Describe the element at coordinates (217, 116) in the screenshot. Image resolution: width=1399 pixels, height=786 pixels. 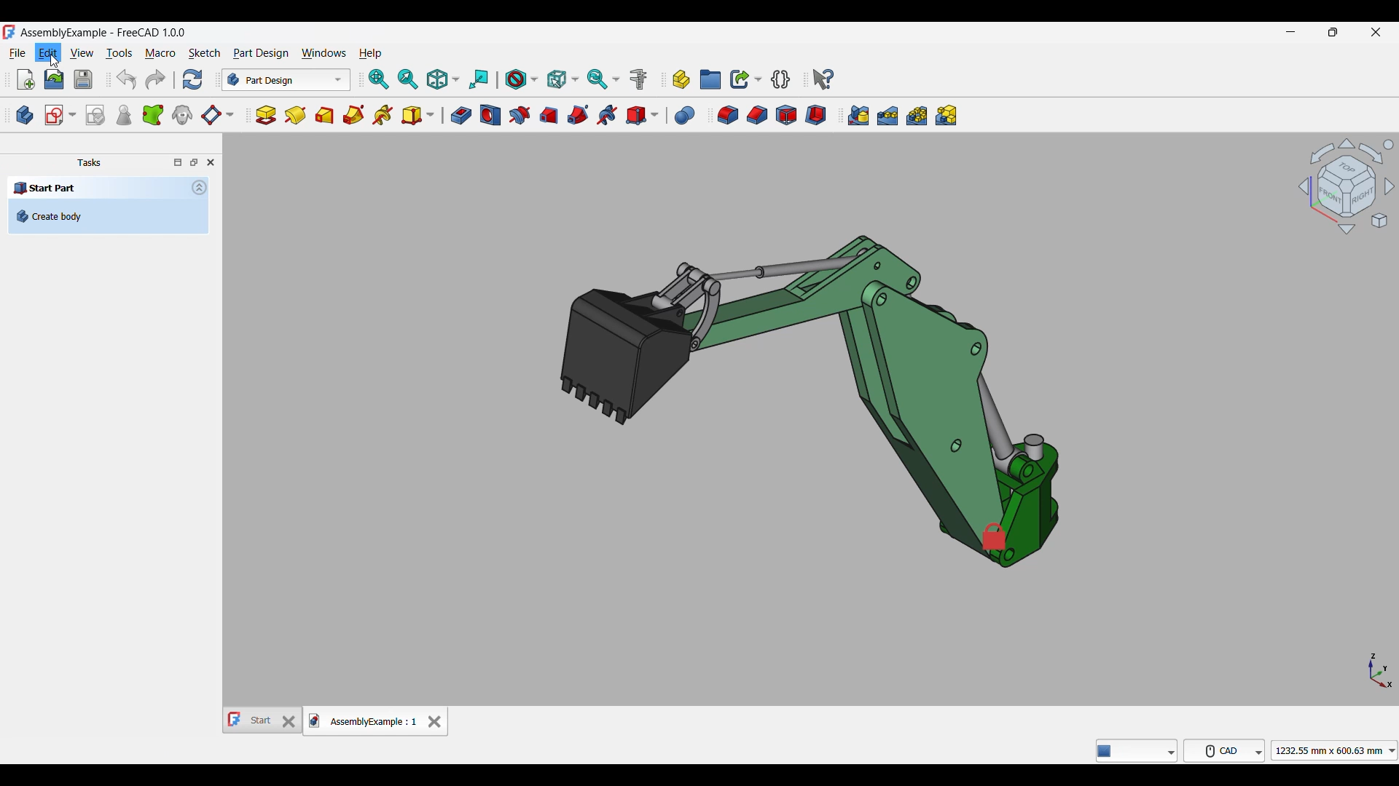
I see `Create a datum plane` at that location.